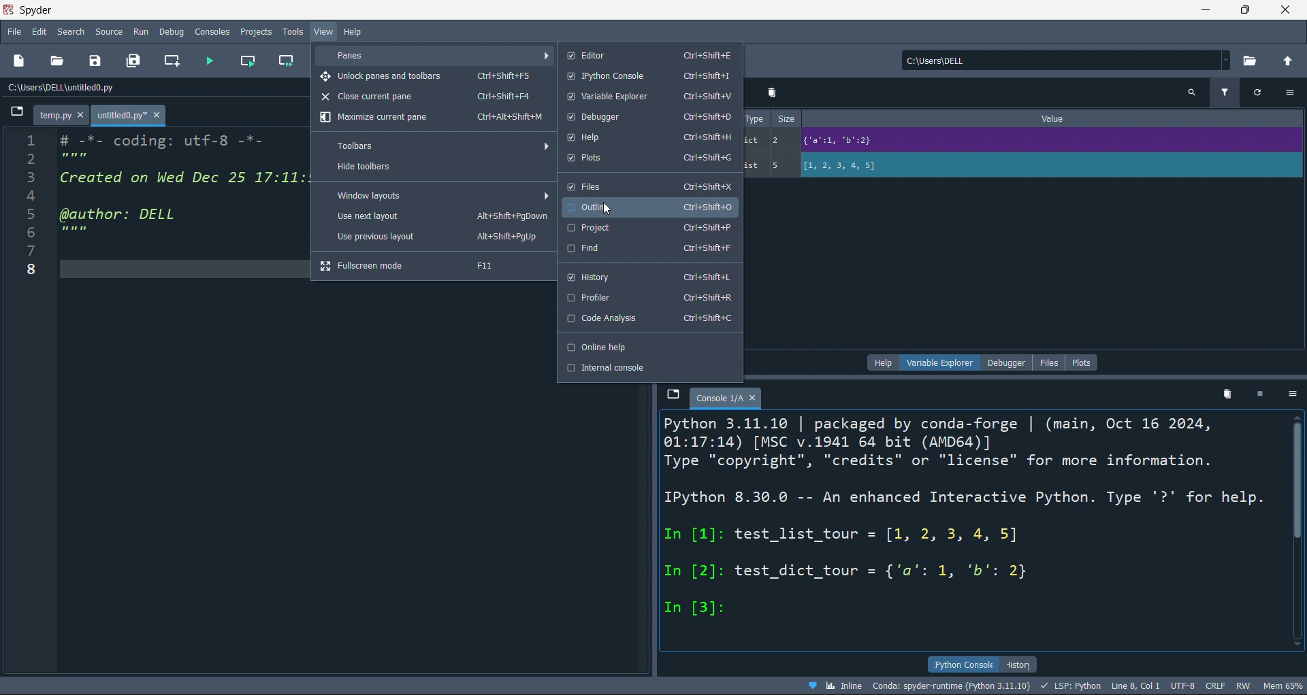 This screenshot has width=1307, height=695. Describe the element at coordinates (781, 139) in the screenshot. I see `2` at that location.